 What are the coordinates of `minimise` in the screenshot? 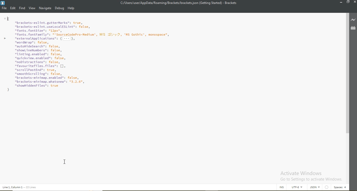 It's located at (340, 2).